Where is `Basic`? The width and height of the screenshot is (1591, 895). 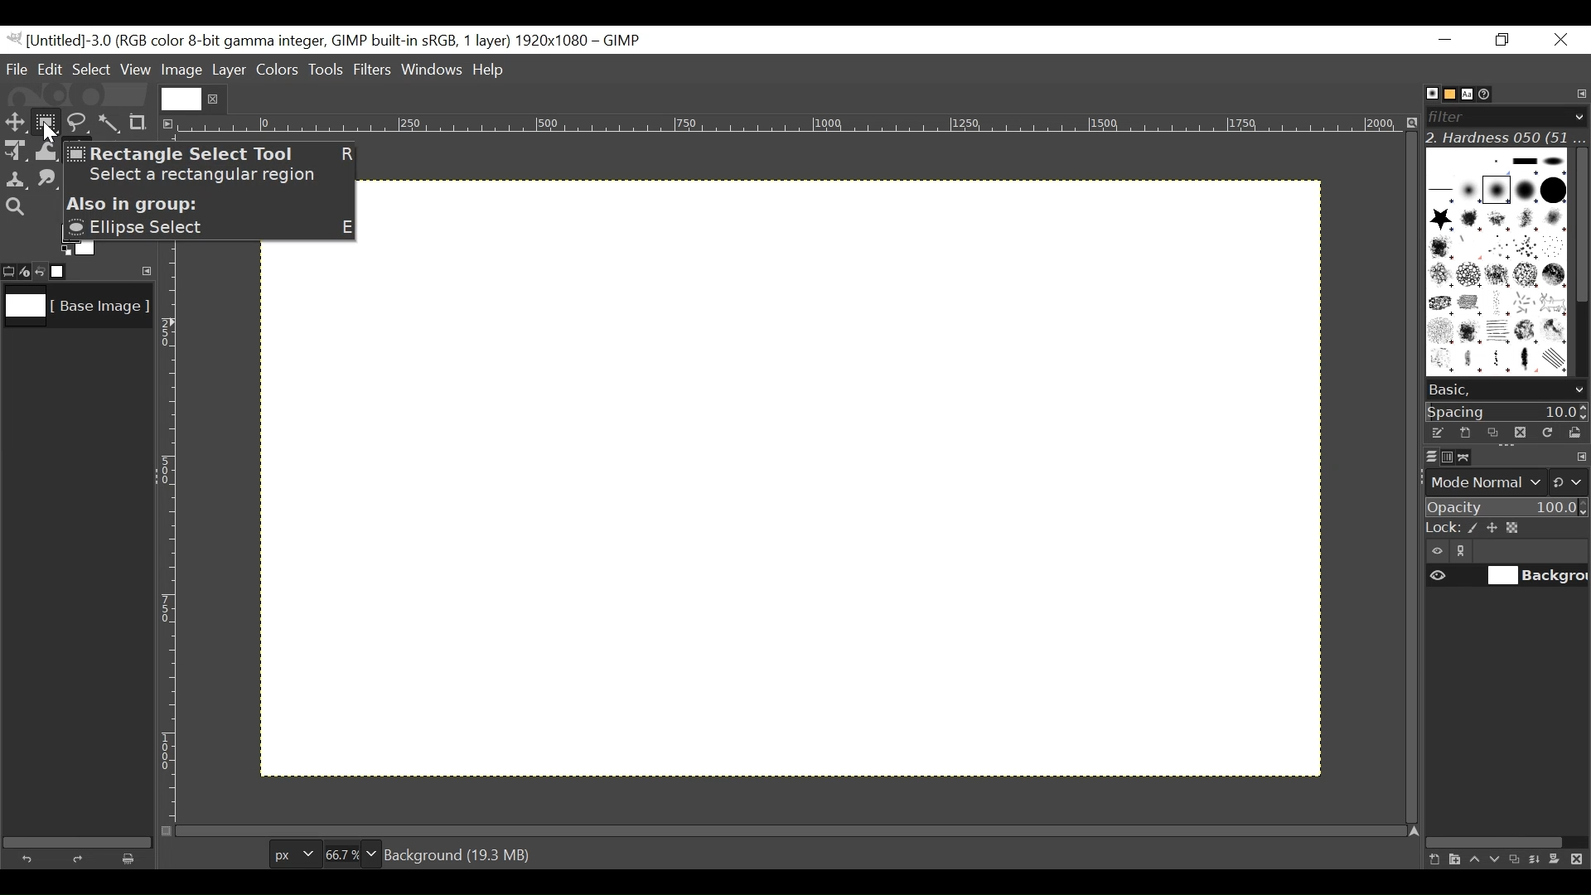
Basic is located at coordinates (1445, 94).